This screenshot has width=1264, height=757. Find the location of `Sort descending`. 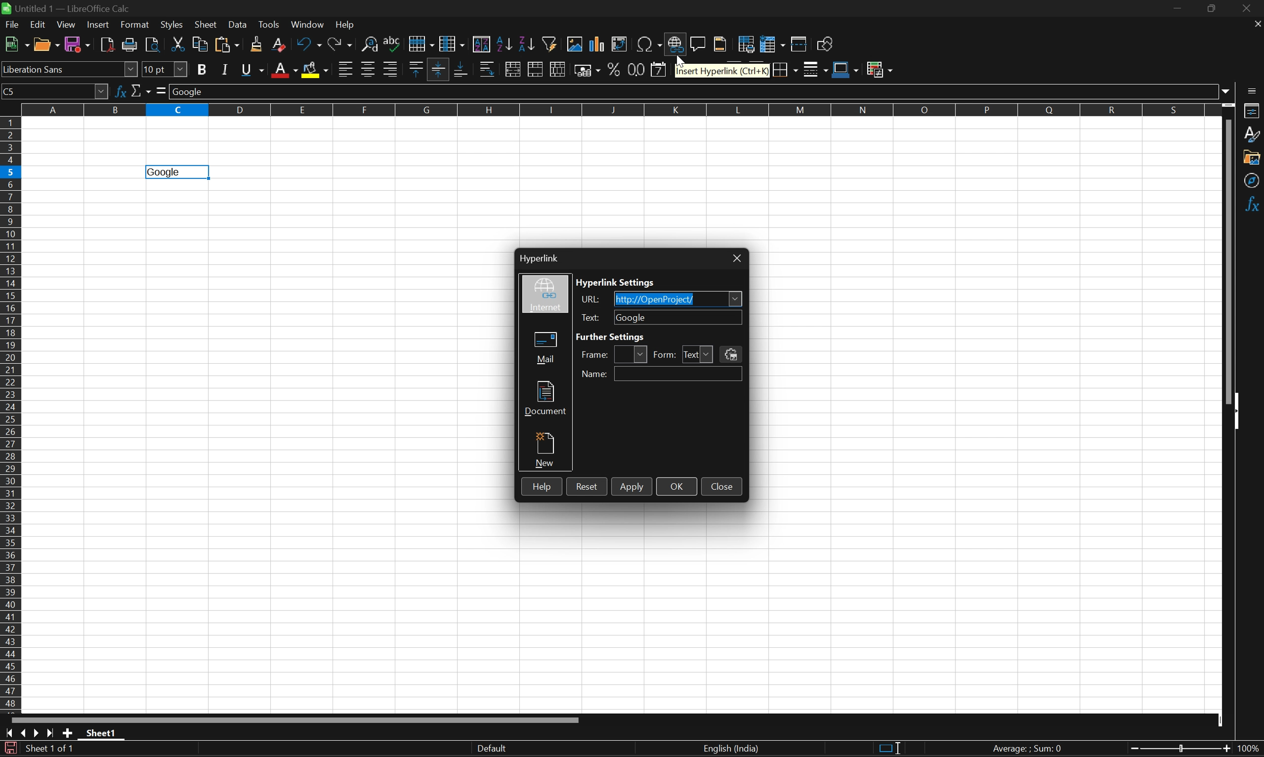

Sort descending is located at coordinates (528, 44).